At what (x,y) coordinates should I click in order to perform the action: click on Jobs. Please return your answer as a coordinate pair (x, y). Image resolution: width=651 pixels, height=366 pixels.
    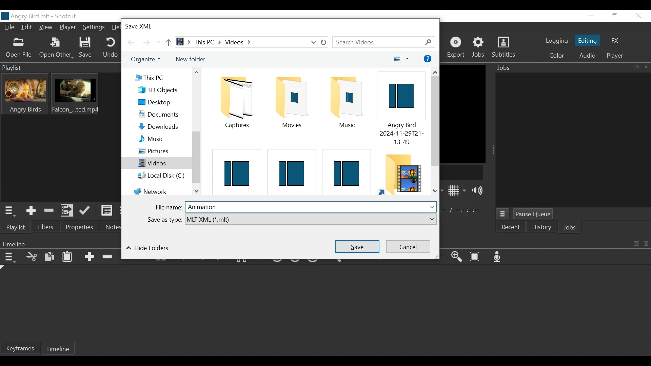
    Looking at the image, I should click on (479, 47).